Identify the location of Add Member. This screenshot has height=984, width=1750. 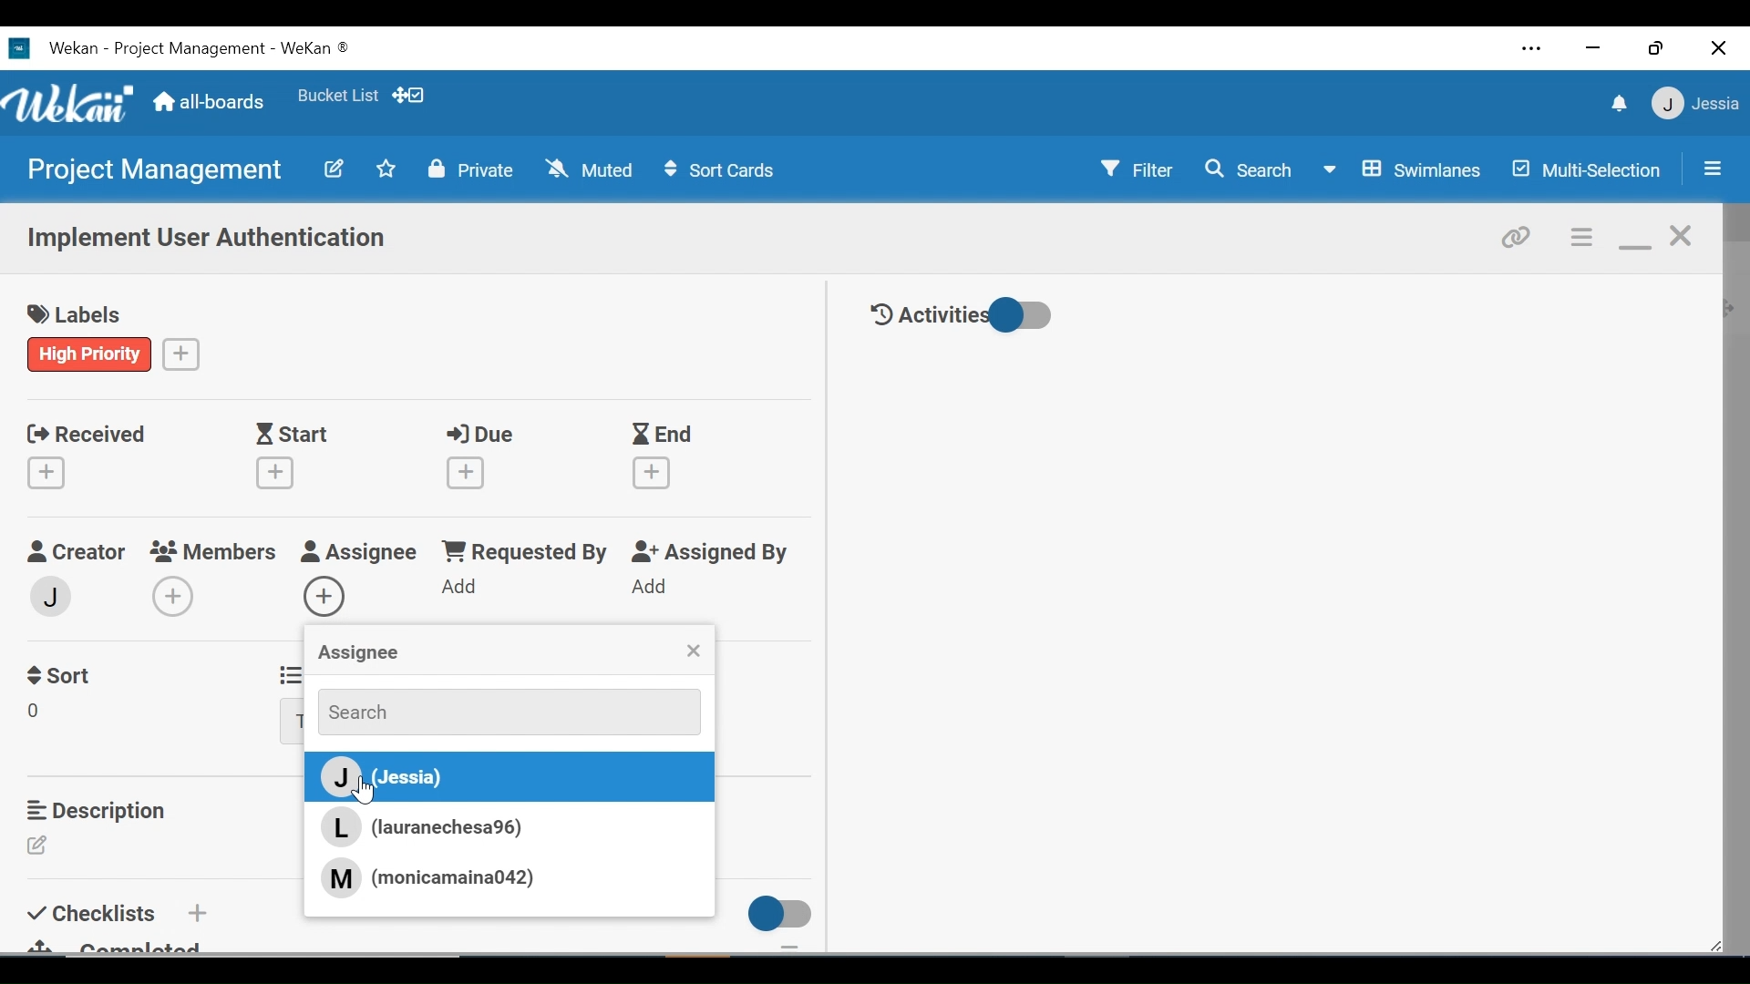
(172, 596).